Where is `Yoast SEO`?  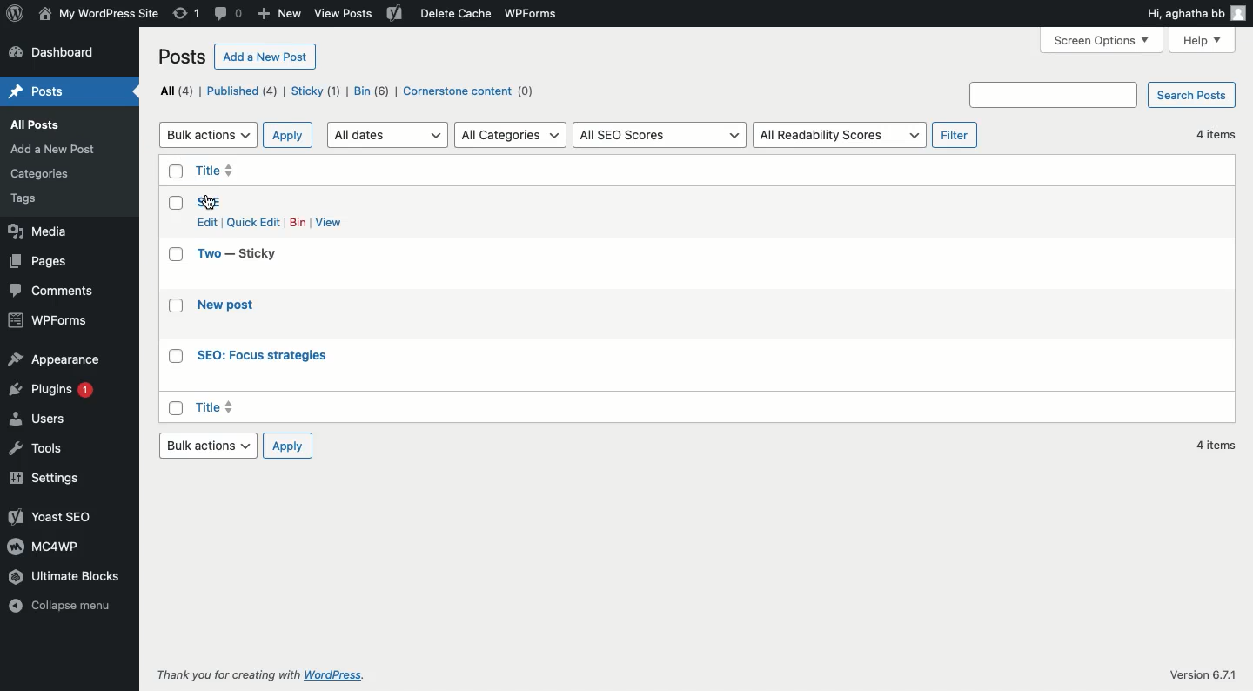
Yoast SEO is located at coordinates (50, 519).